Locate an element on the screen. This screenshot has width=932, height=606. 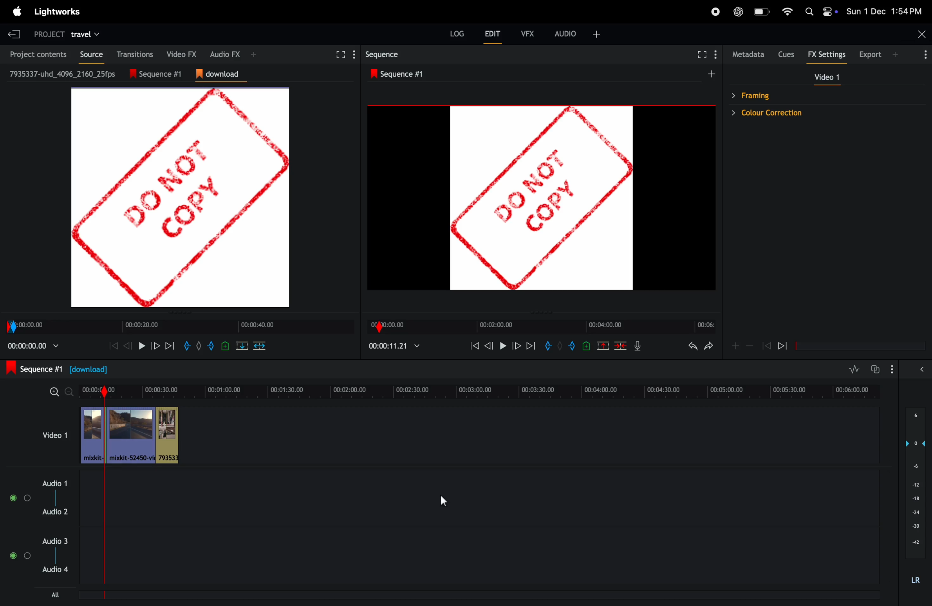
next frame is located at coordinates (169, 346).